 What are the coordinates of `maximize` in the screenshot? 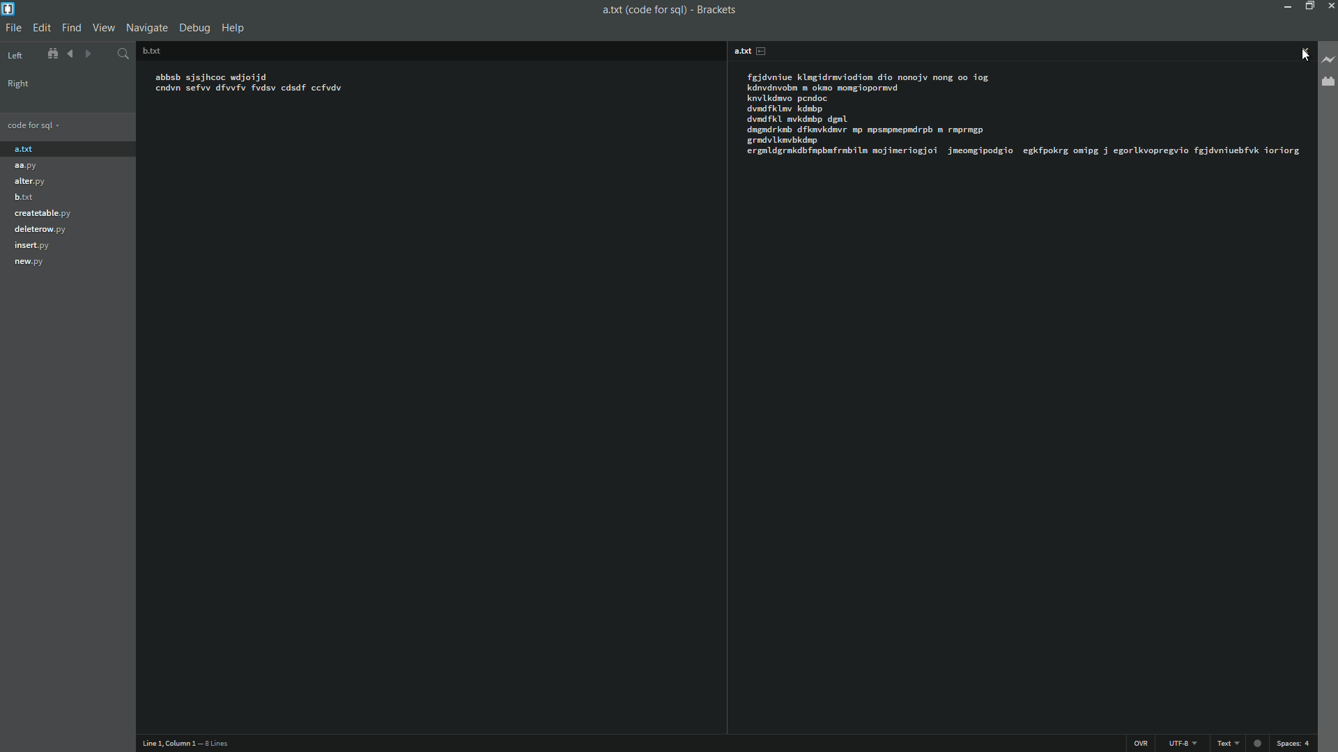 It's located at (1308, 6).